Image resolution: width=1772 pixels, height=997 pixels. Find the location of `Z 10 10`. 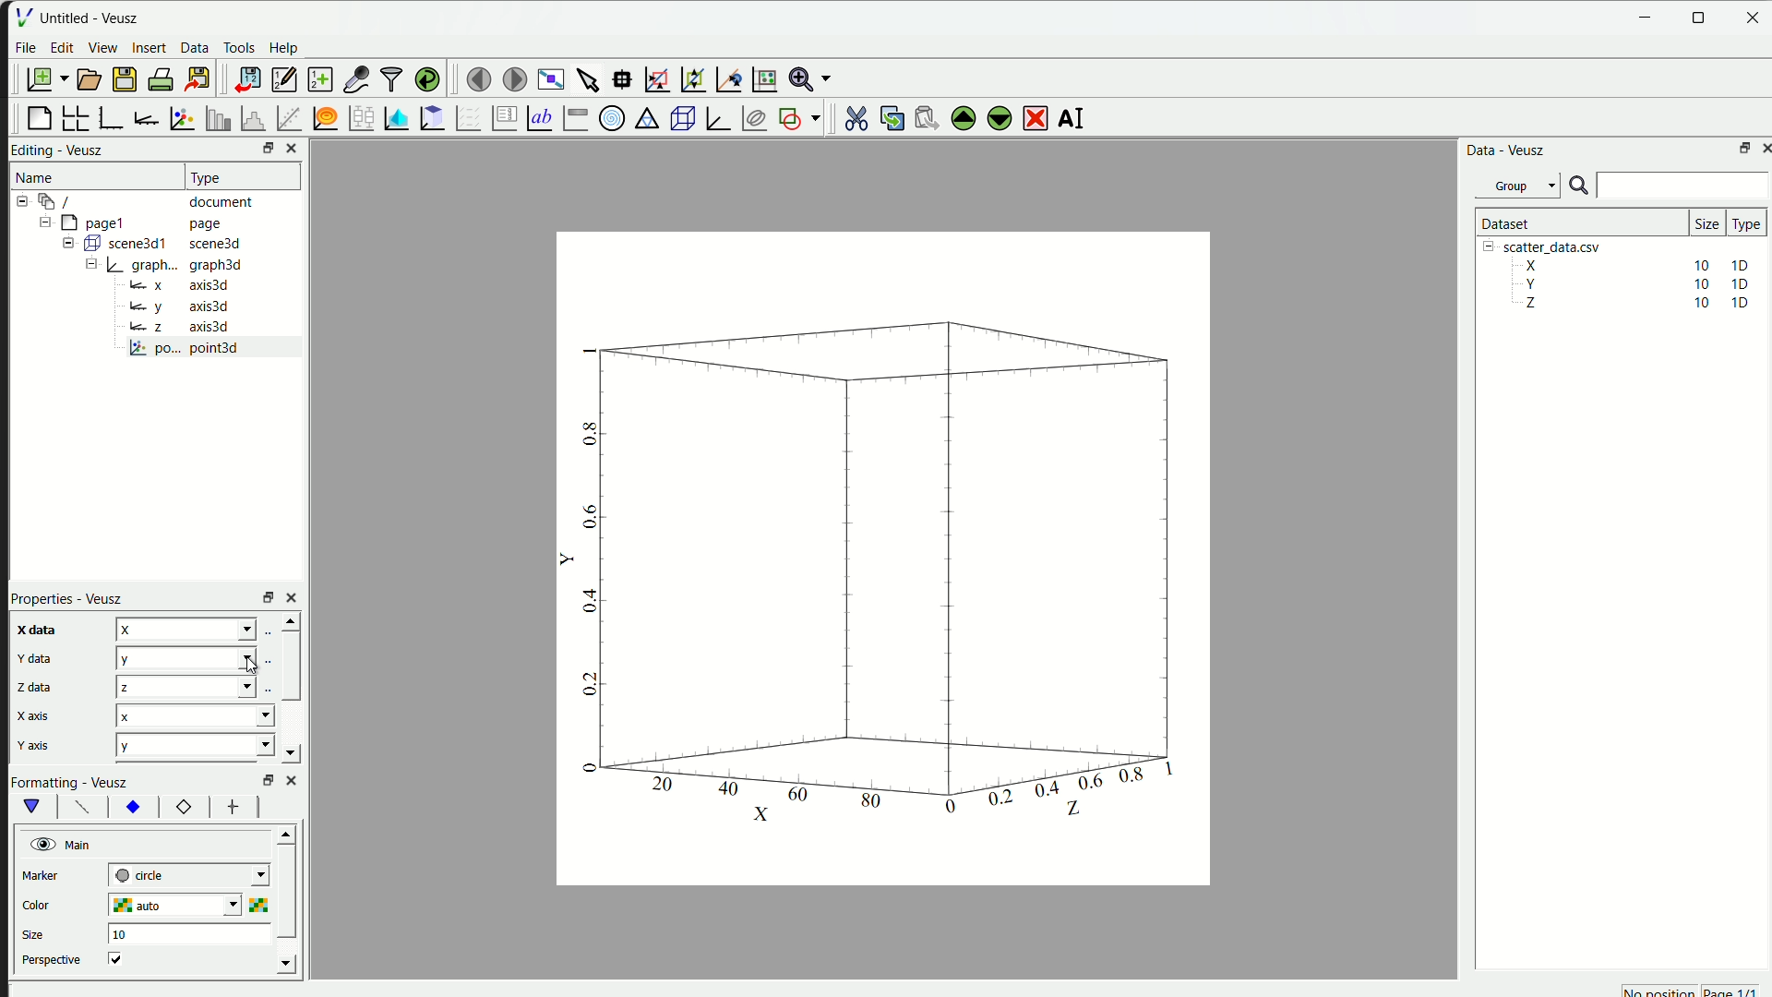

Z 10 10 is located at coordinates (1633, 305).